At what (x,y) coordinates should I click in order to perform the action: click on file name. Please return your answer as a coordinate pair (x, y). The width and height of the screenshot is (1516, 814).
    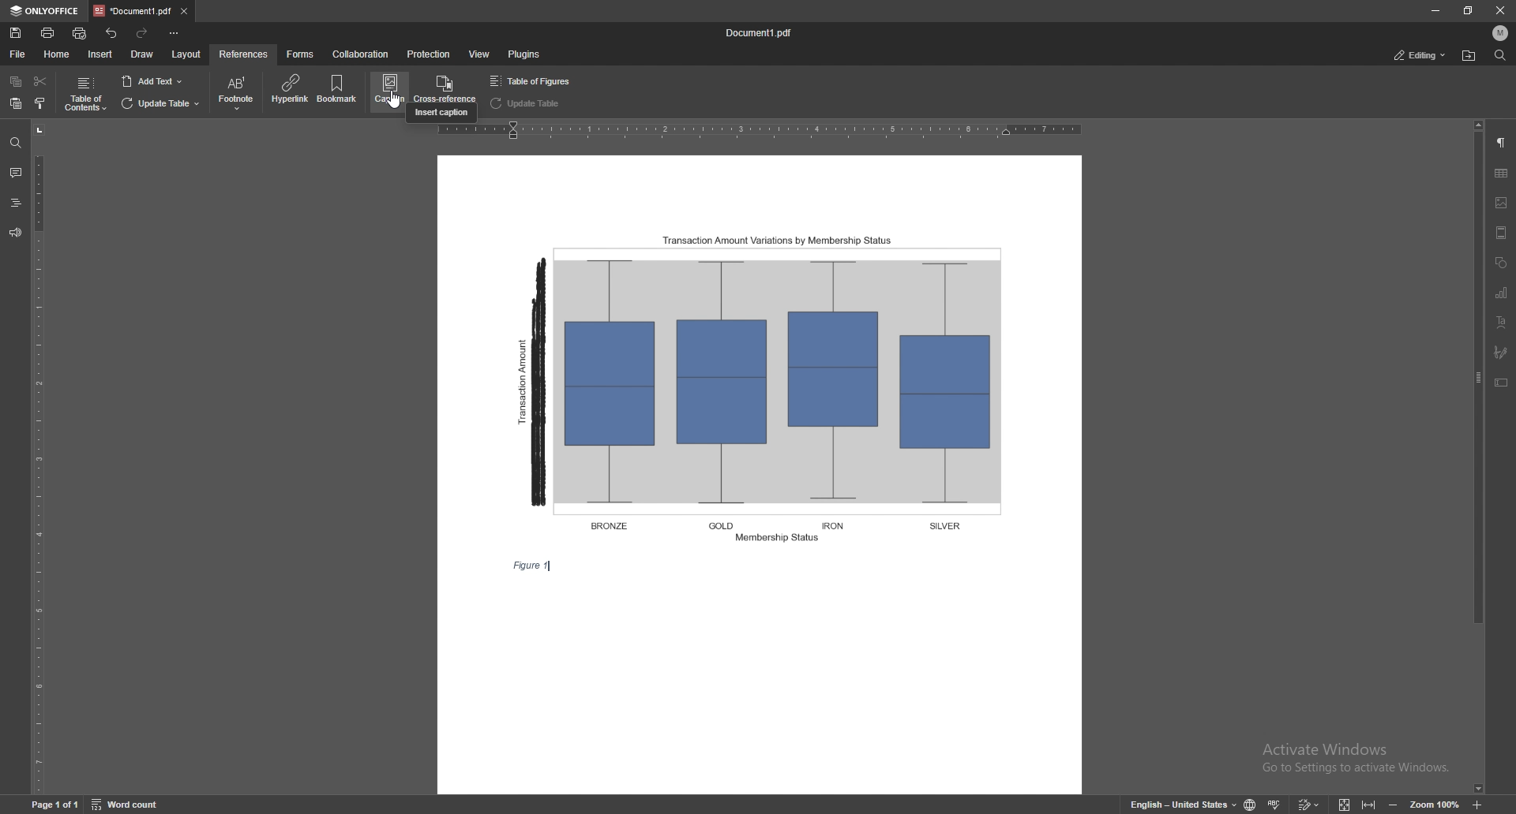
    Looking at the image, I should click on (759, 33).